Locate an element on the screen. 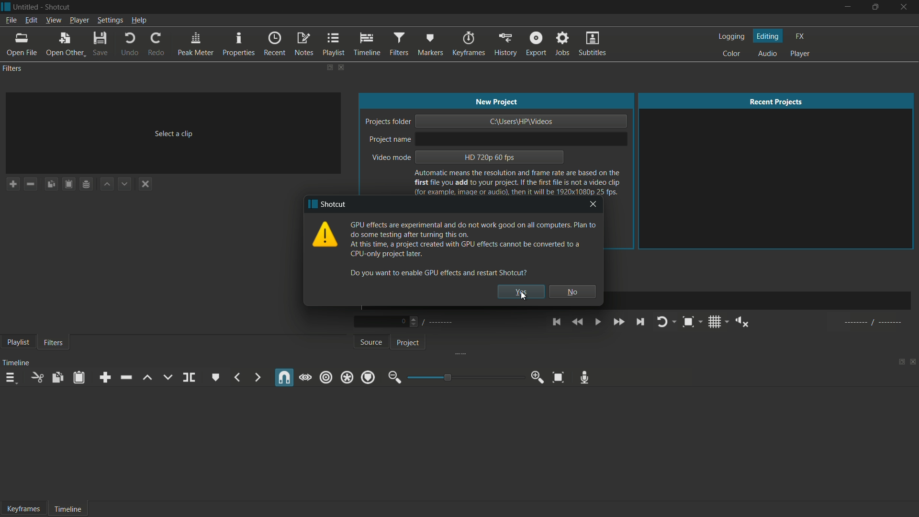 This screenshot has width=919, height=517. keyframes is located at coordinates (468, 44).